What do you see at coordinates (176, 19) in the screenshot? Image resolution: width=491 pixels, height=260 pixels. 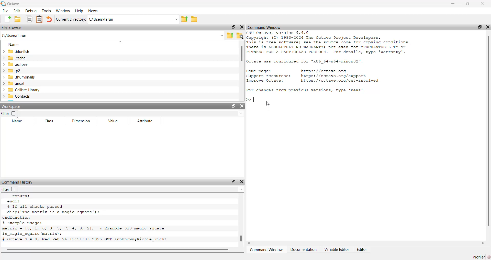 I see `dropdown` at bounding box center [176, 19].